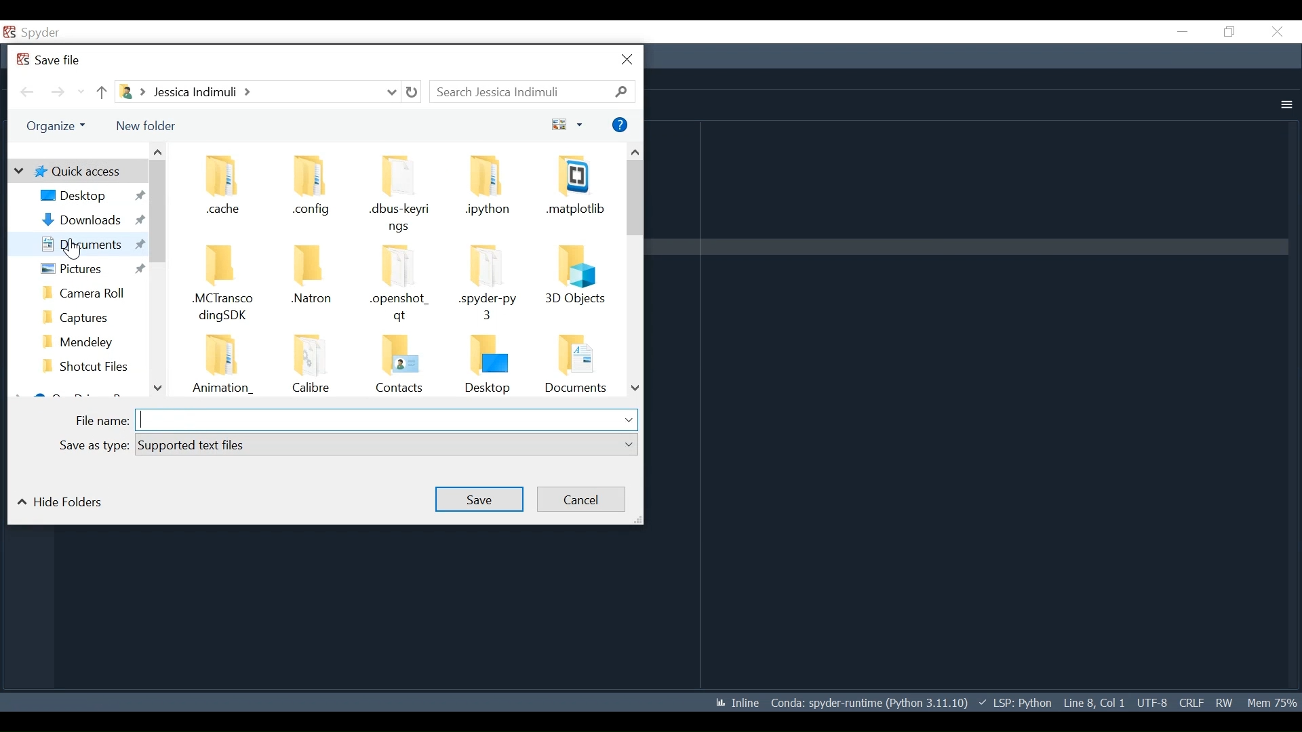 This screenshot has width=1302, height=732. What do you see at coordinates (576, 365) in the screenshot?
I see `Folder` at bounding box center [576, 365].